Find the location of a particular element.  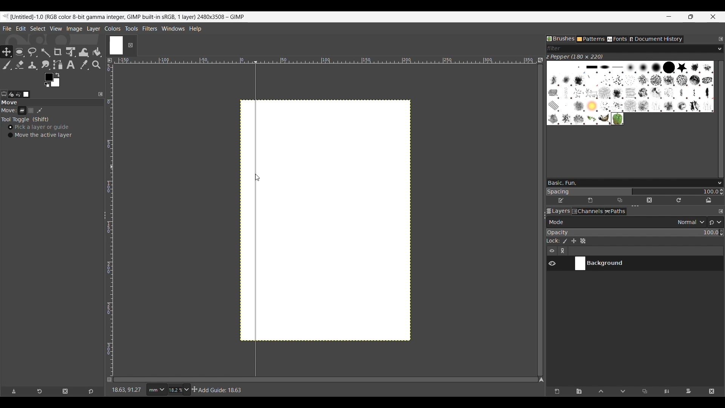

Show interface in a smaller tab is located at coordinates (691, 17).